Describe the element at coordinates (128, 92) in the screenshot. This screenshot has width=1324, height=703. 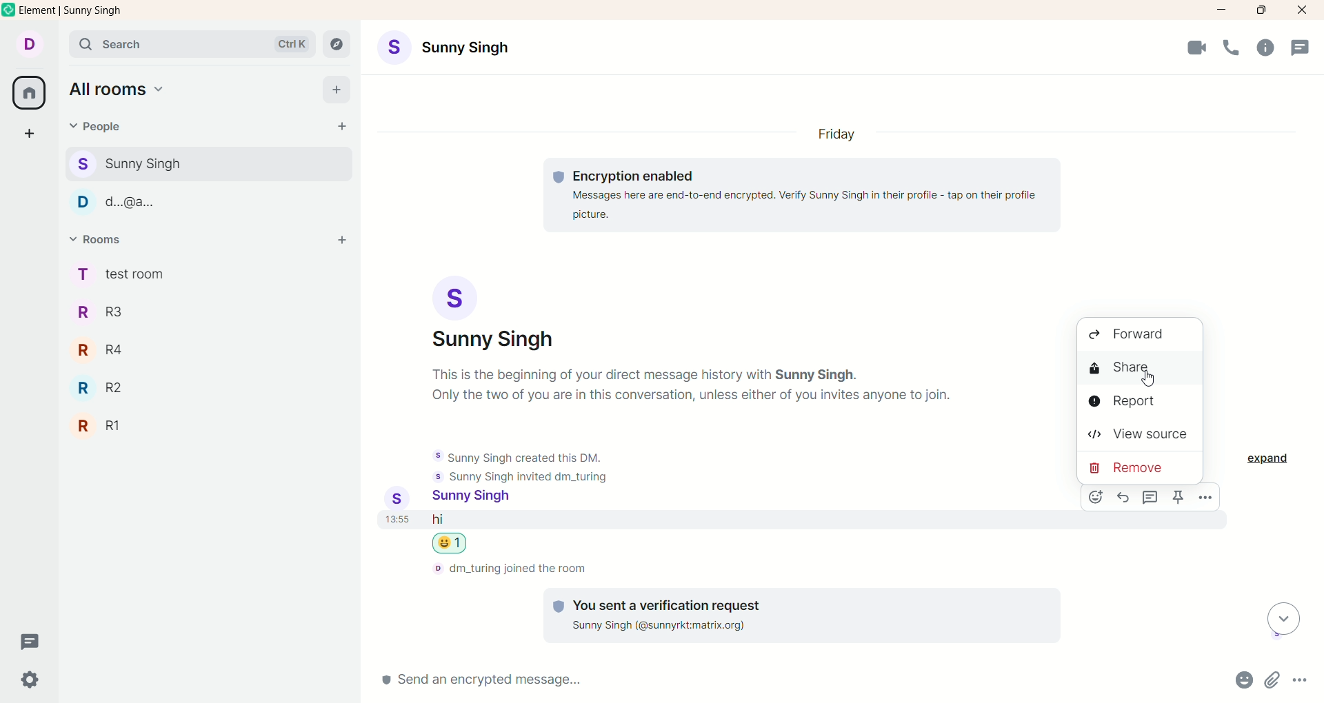
I see `all rooms` at that location.